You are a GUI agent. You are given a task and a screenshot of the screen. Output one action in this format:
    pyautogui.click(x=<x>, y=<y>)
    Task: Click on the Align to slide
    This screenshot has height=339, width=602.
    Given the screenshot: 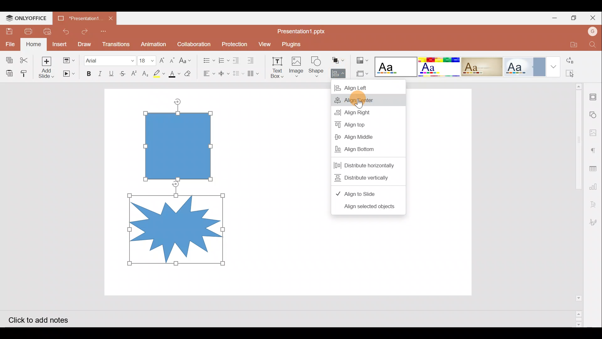 What is the action you would take?
    pyautogui.click(x=360, y=193)
    